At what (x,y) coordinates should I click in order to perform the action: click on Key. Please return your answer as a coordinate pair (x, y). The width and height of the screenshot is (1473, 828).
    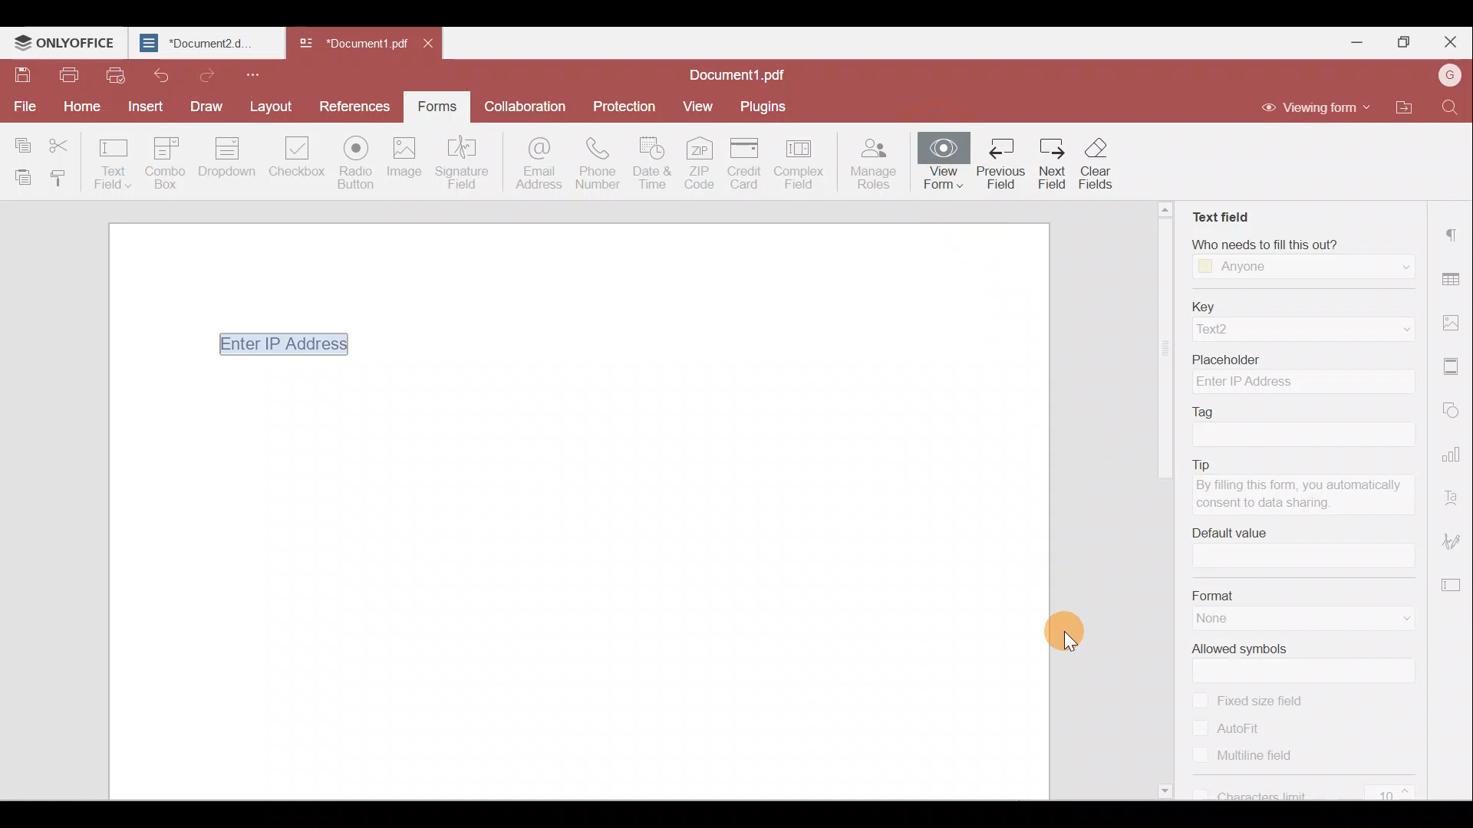
    Looking at the image, I should click on (1303, 305).